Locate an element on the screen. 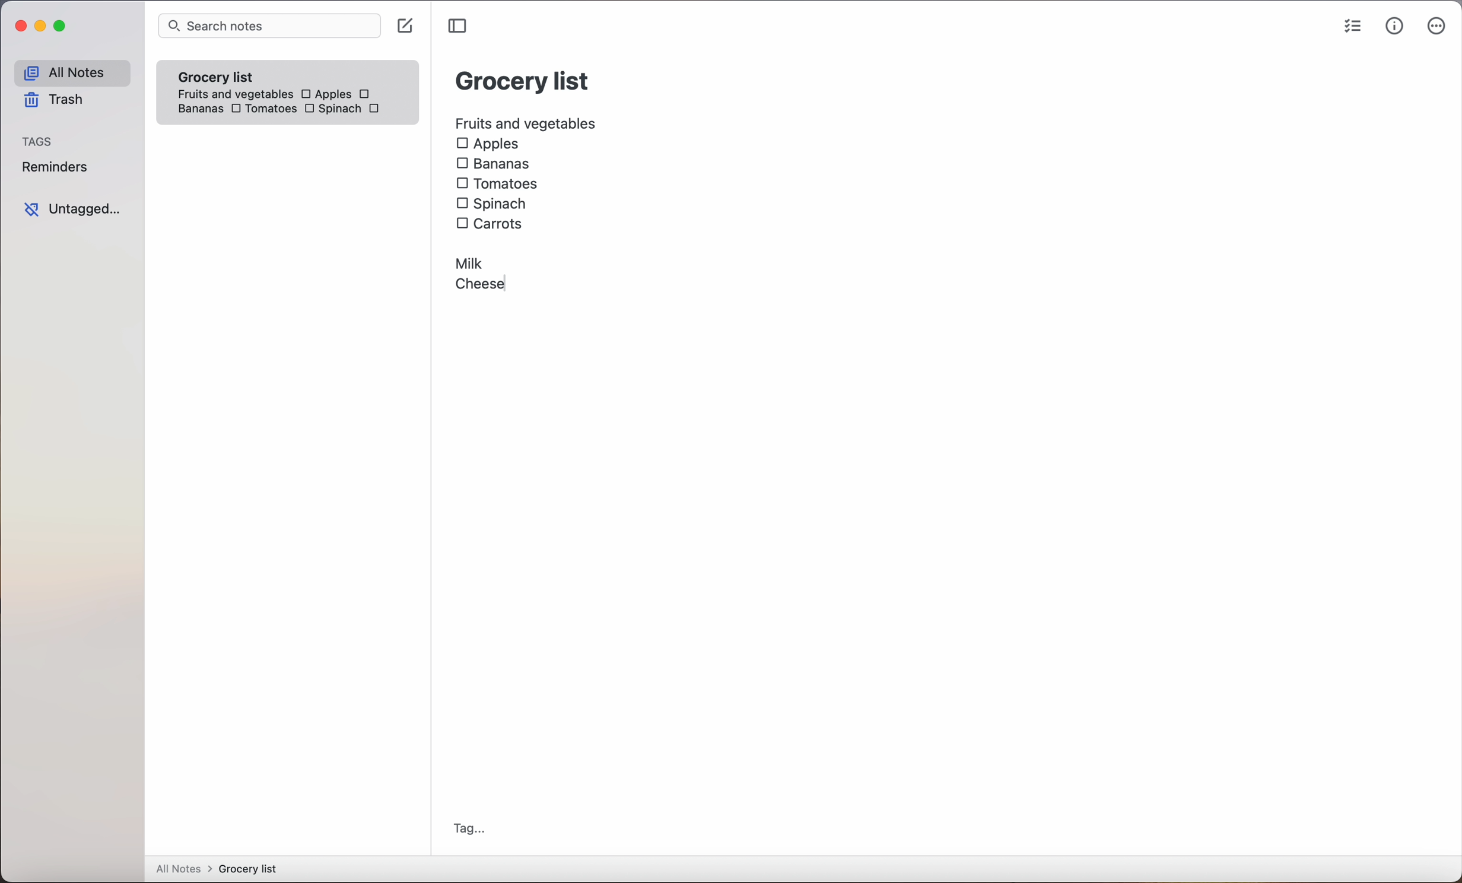 The image size is (1462, 883). click on create note is located at coordinates (408, 27).